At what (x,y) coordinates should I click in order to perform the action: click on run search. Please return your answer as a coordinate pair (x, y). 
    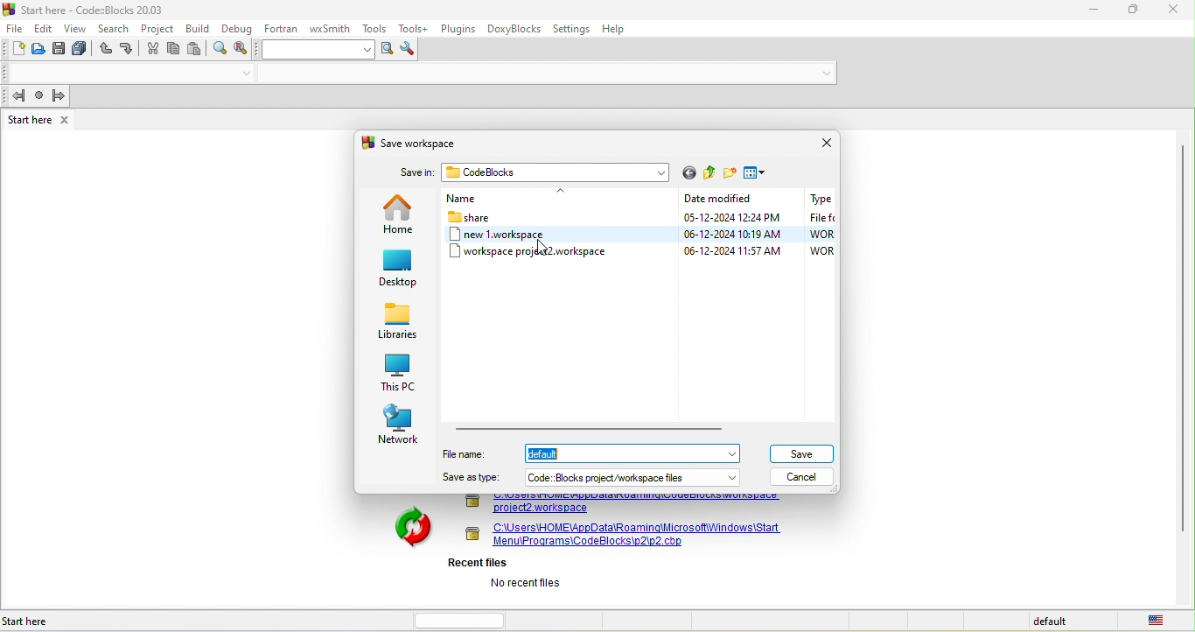
    Looking at the image, I should click on (386, 50).